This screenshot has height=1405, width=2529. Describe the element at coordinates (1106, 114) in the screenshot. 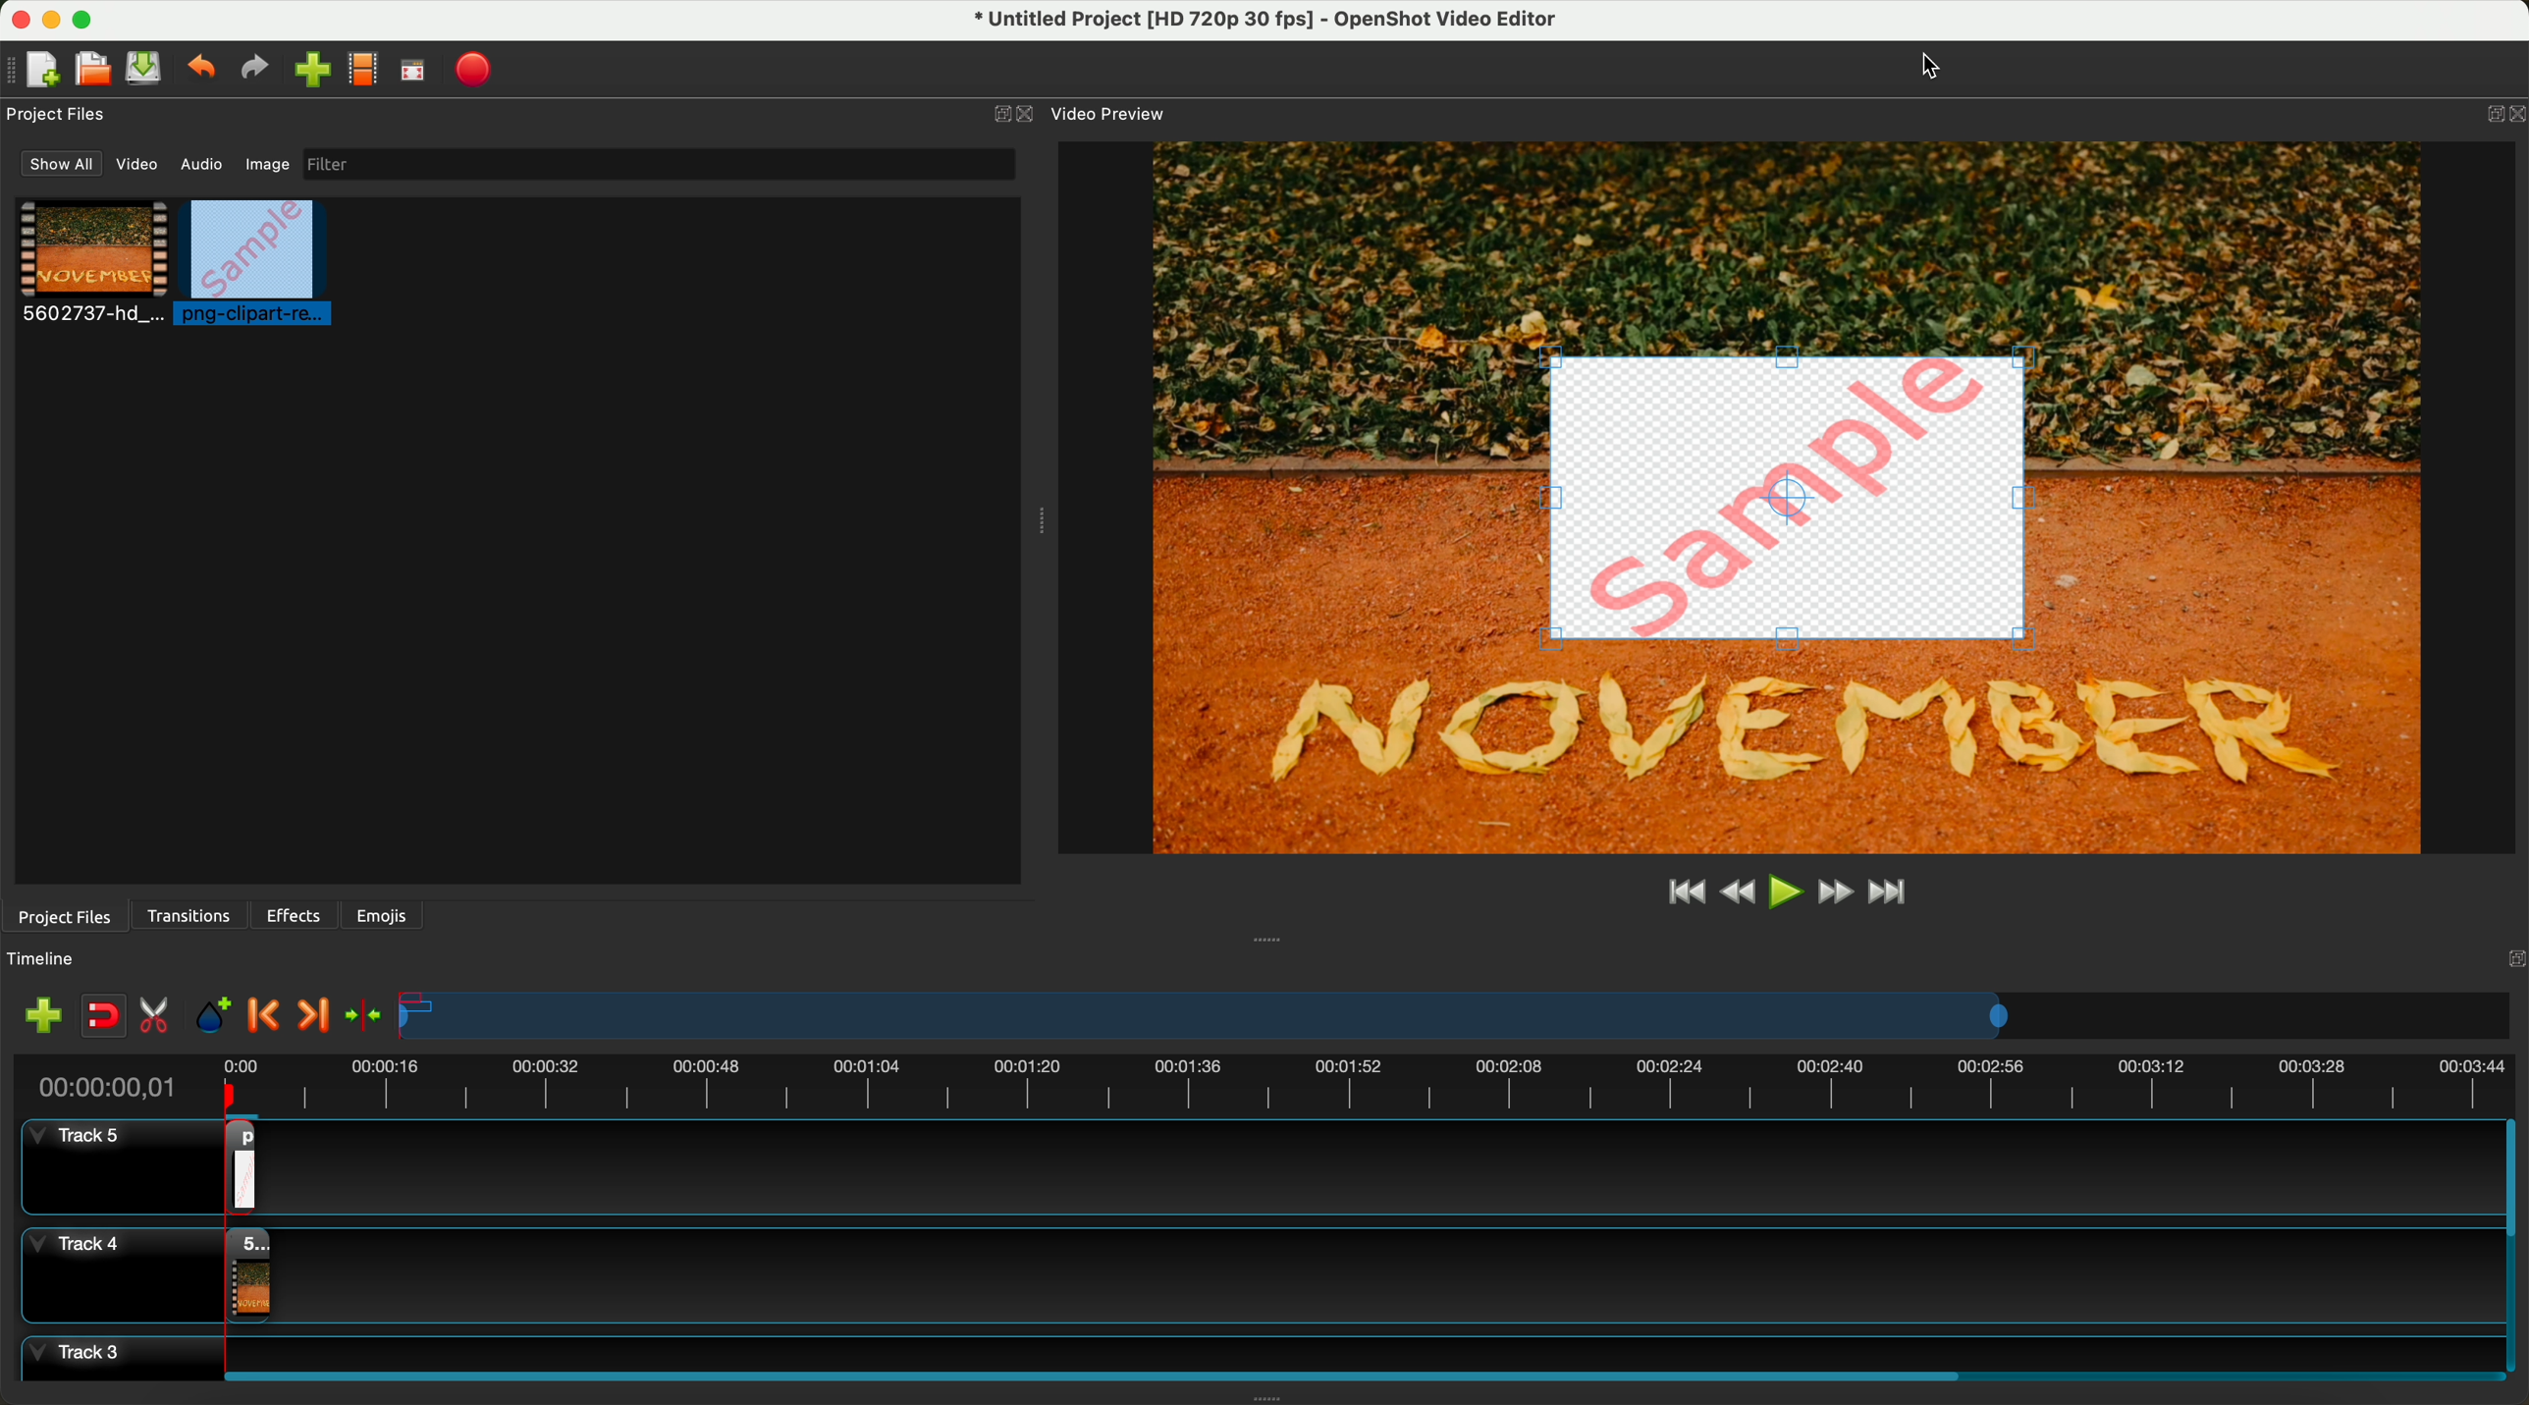

I see `video preview` at that location.